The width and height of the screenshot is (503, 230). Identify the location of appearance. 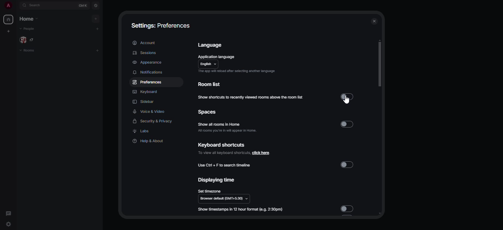
(147, 62).